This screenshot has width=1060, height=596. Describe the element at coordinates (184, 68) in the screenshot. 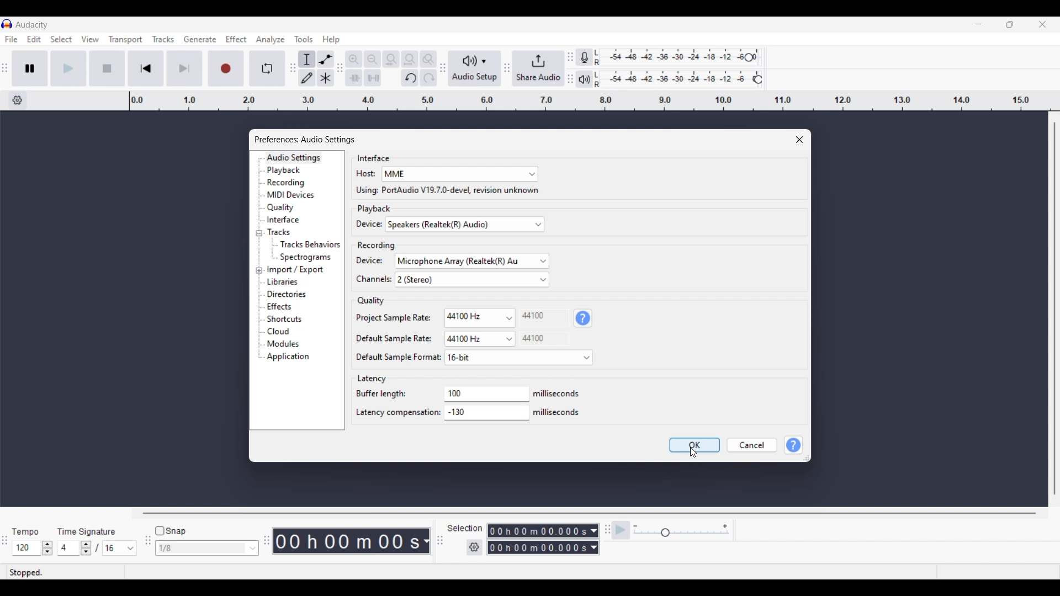

I see `Skip to end/Select to end` at that location.